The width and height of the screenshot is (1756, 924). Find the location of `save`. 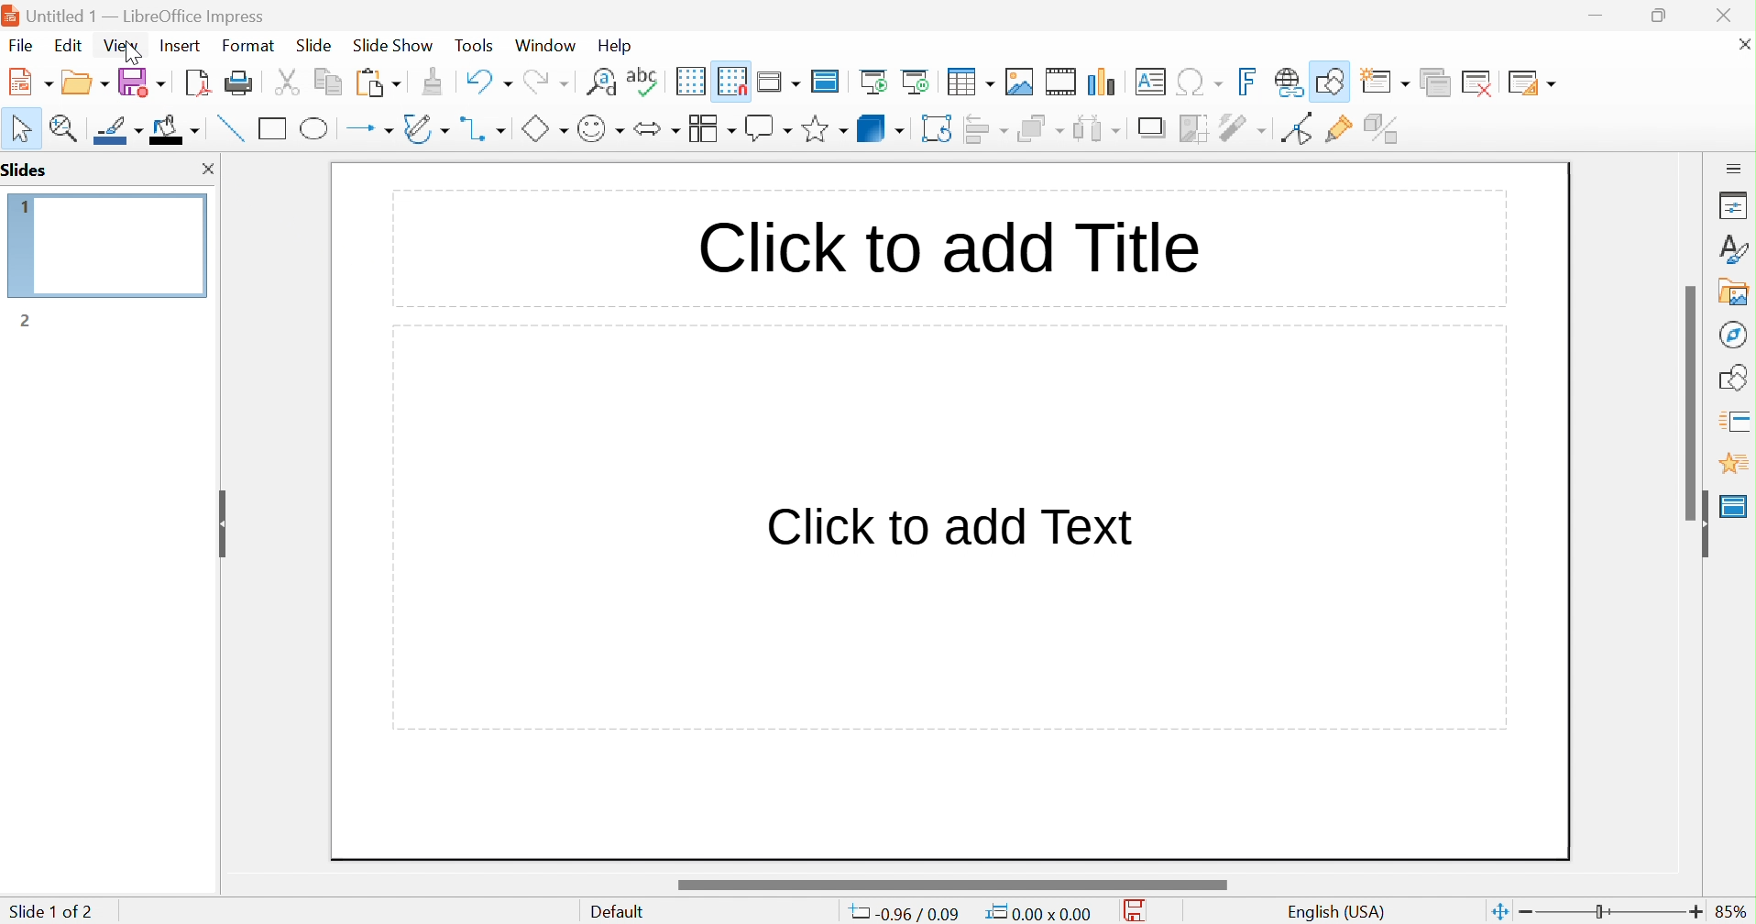

save is located at coordinates (142, 82).